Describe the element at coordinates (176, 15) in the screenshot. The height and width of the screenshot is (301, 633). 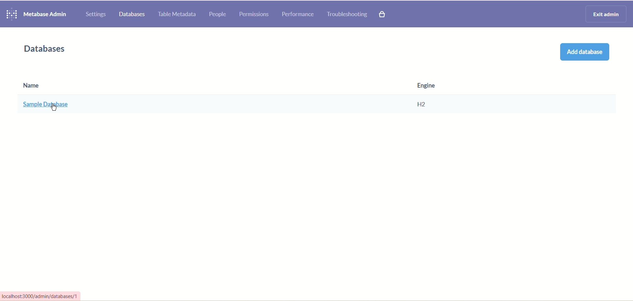
I see `table metabase` at that location.